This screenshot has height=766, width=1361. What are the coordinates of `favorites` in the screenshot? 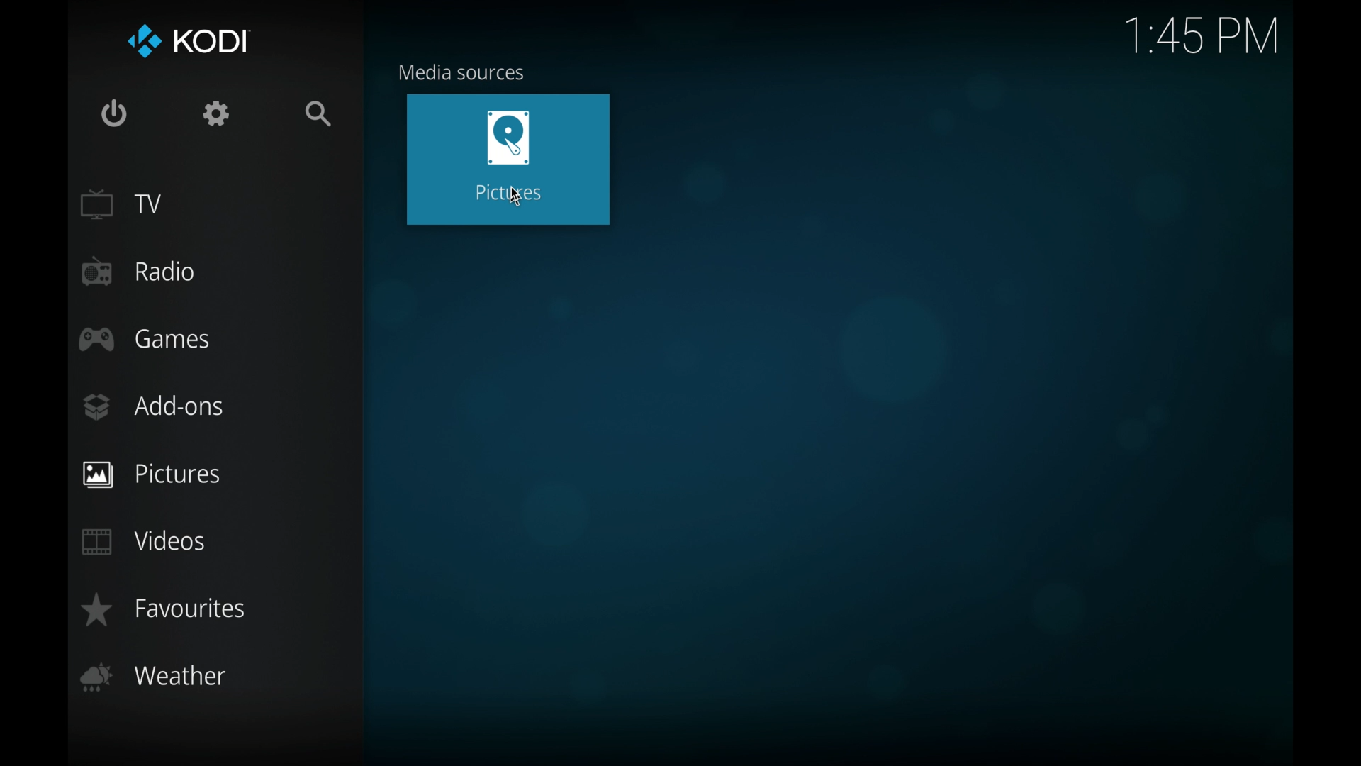 It's located at (161, 609).